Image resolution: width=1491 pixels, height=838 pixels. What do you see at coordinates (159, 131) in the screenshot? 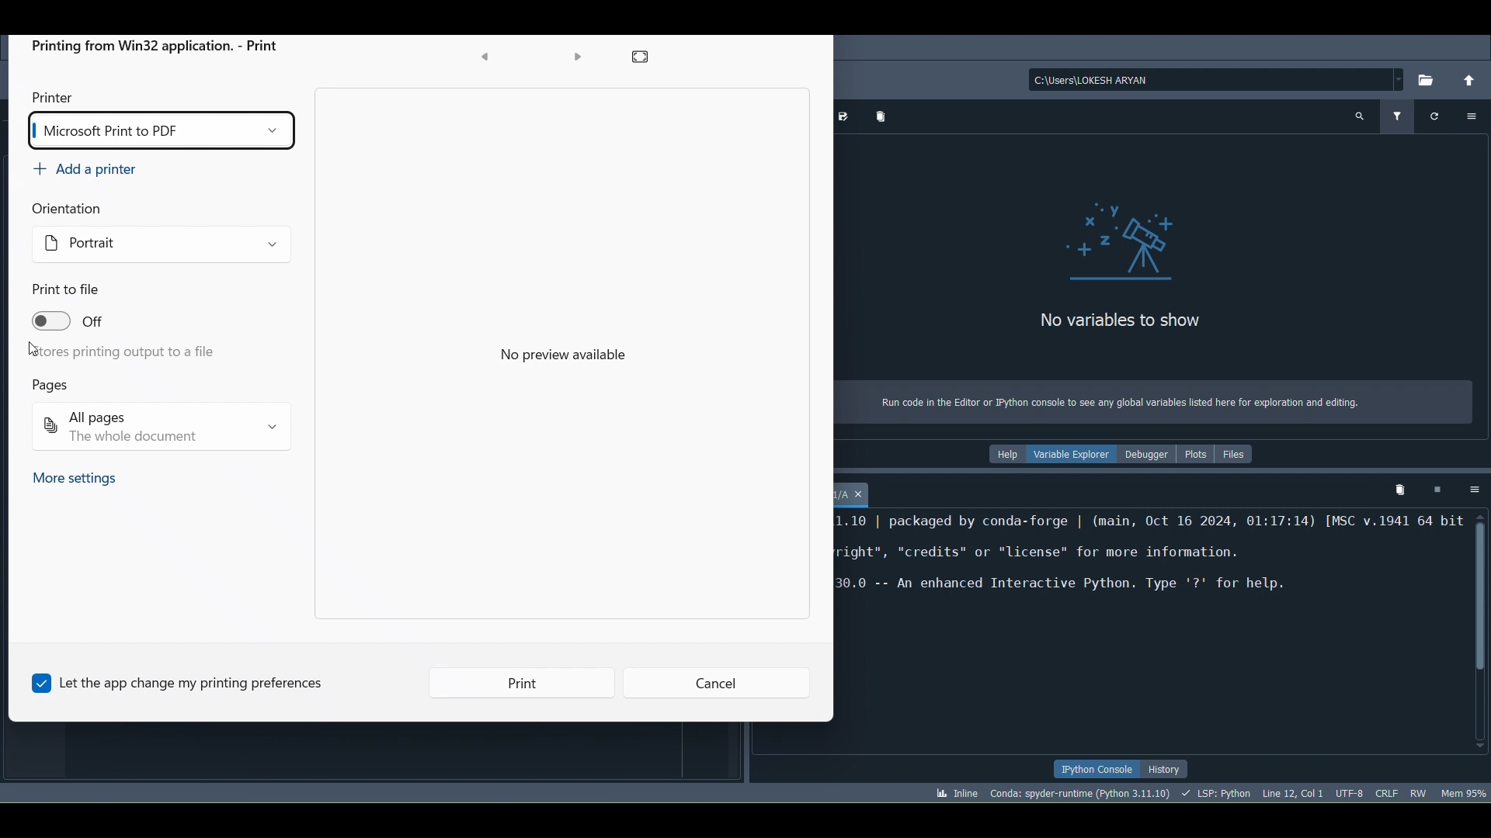
I see `Microsoft Print to PDF` at bounding box center [159, 131].